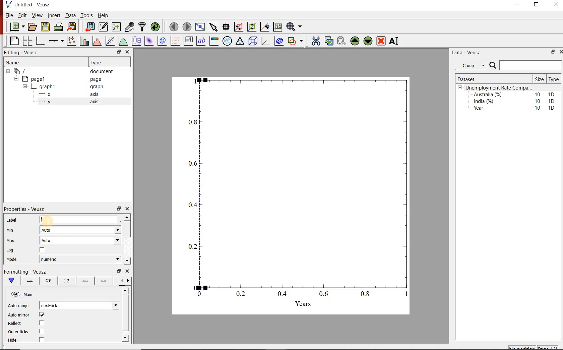 The width and height of the screenshot is (563, 350). What do you see at coordinates (516, 109) in the screenshot?
I see `Year 10 1D` at bounding box center [516, 109].